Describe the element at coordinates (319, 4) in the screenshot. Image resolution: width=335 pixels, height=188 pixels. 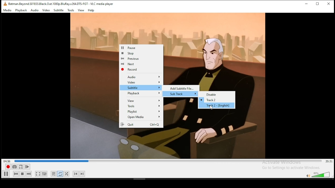
I see `maximize` at that location.